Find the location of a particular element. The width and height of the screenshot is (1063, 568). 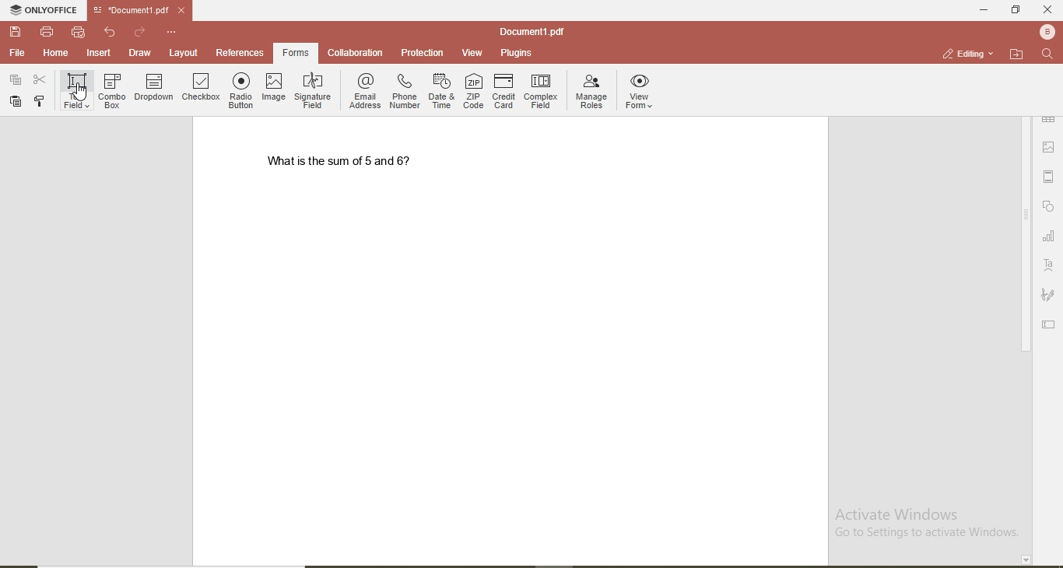

copy is located at coordinates (40, 101).